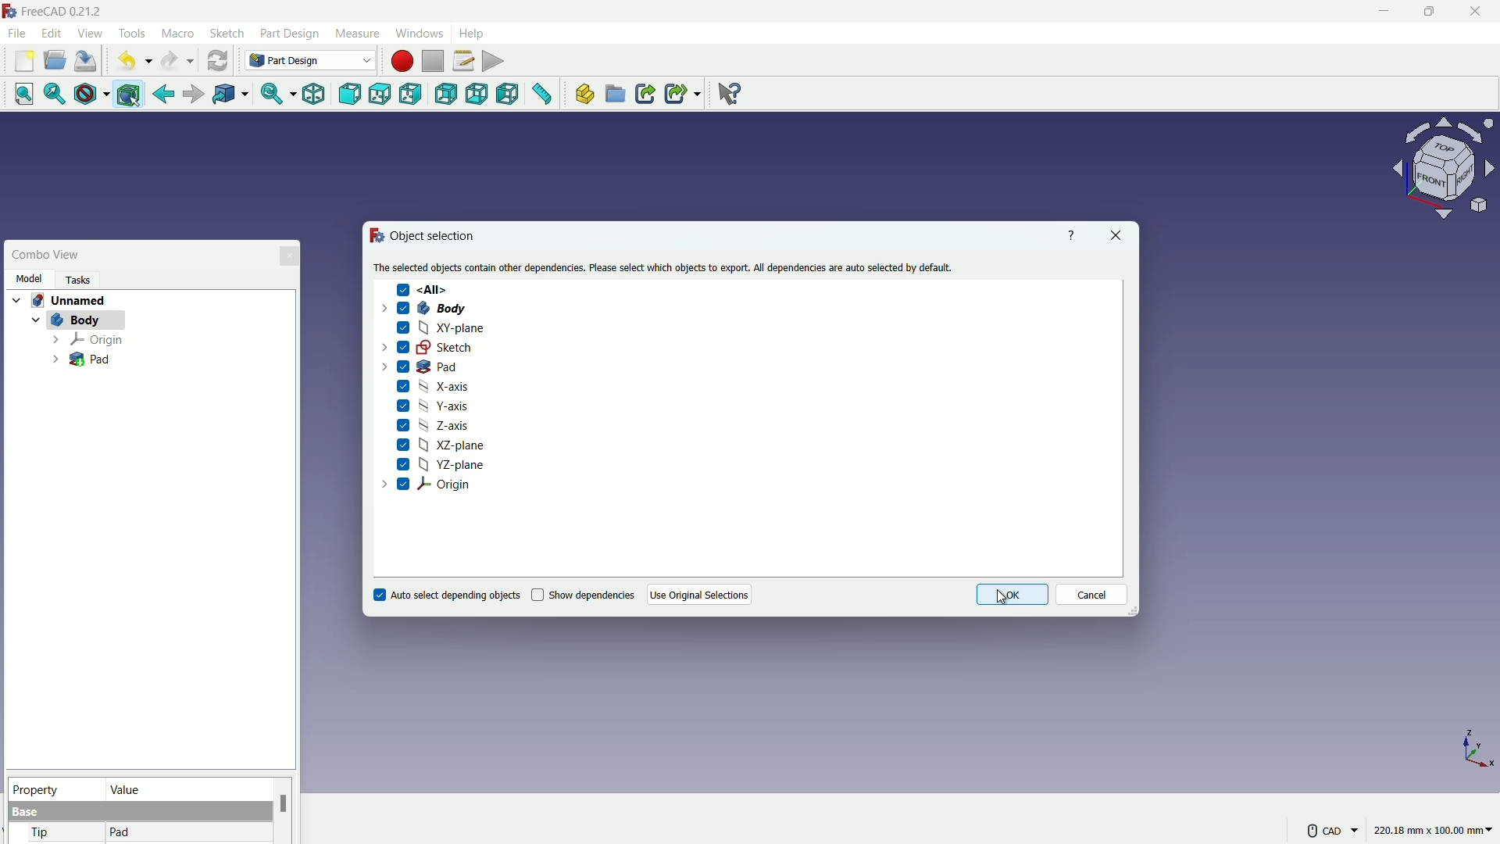  Describe the element at coordinates (1095, 594) in the screenshot. I see `Cancel` at that location.